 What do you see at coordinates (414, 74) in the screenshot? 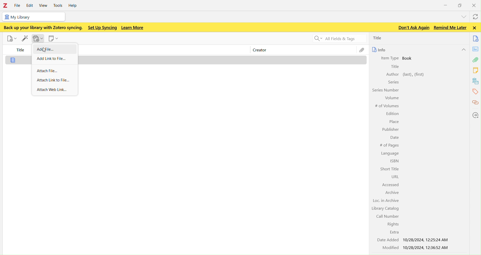
I see `left, first` at bounding box center [414, 74].